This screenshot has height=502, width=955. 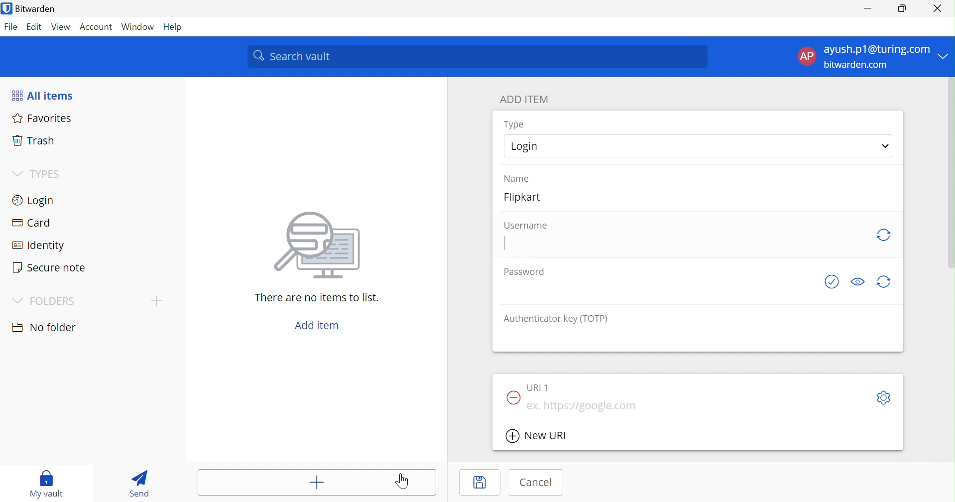 What do you see at coordinates (875, 51) in the screenshot?
I see `ayush.p1@gmail.com` at bounding box center [875, 51].